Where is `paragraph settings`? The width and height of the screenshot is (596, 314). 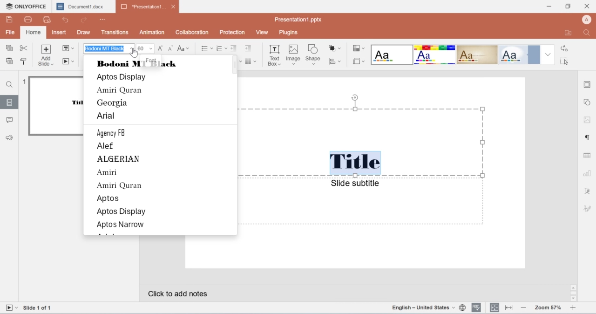 paragraph settings is located at coordinates (586, 137).